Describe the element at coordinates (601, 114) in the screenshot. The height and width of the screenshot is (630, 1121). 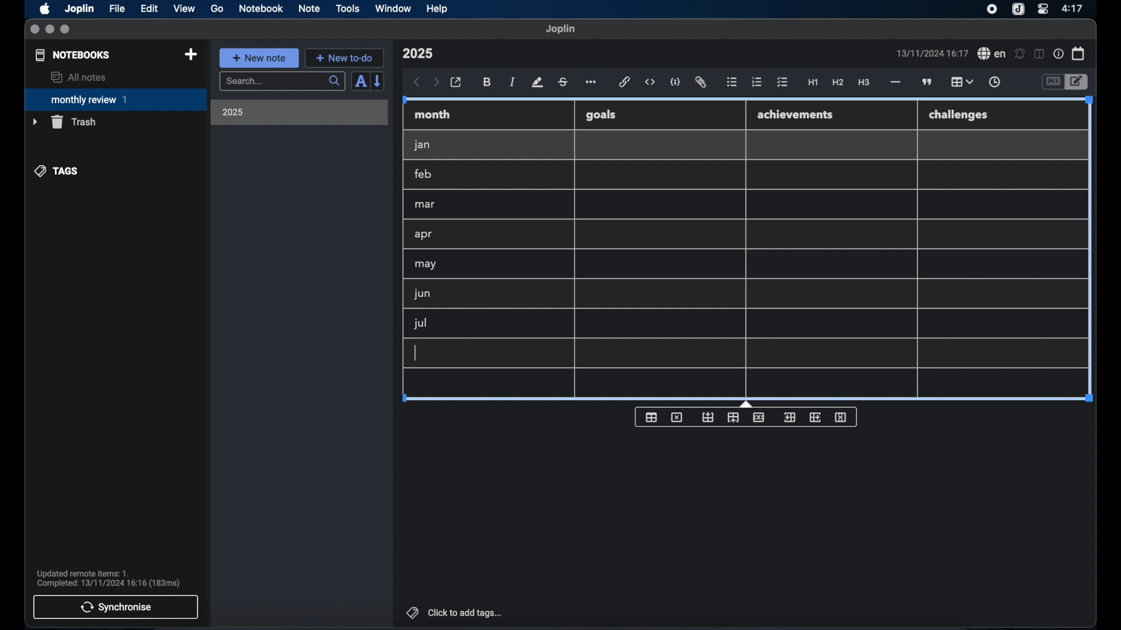
I see `goals` at that location.